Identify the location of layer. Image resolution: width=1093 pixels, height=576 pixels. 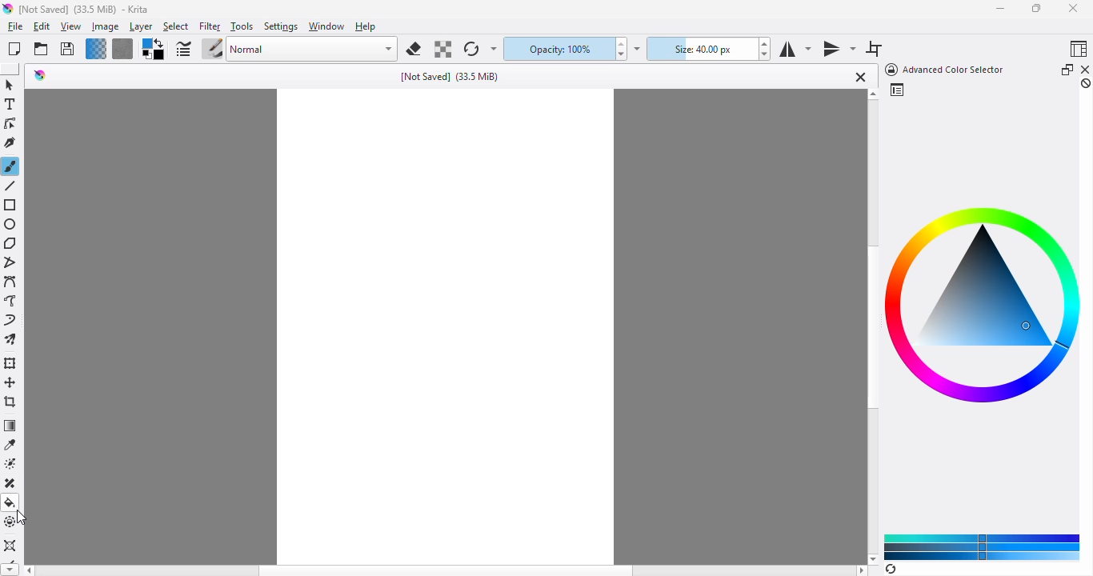
(141, 27).